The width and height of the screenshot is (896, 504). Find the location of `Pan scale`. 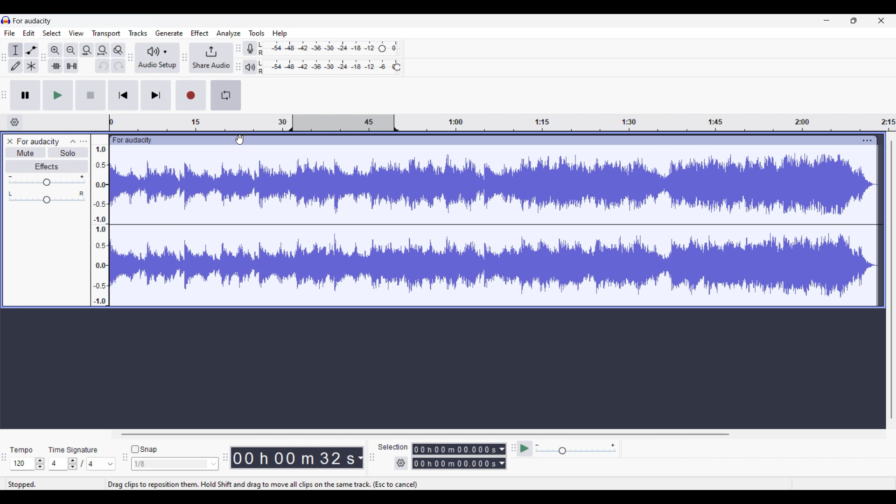

Pan scale is located at coordinates (47, 197).